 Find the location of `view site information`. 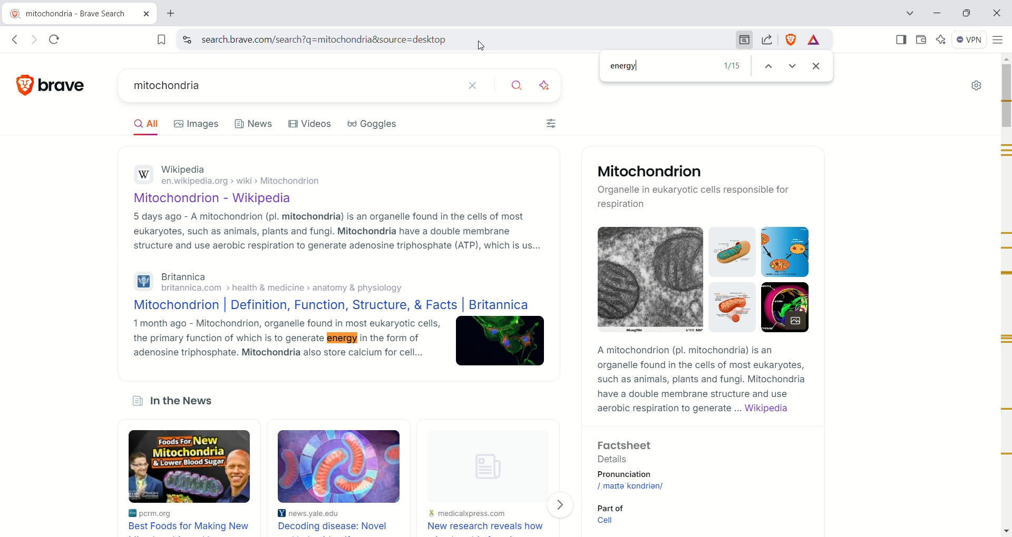

view site information is located at coordinates (188, 39).